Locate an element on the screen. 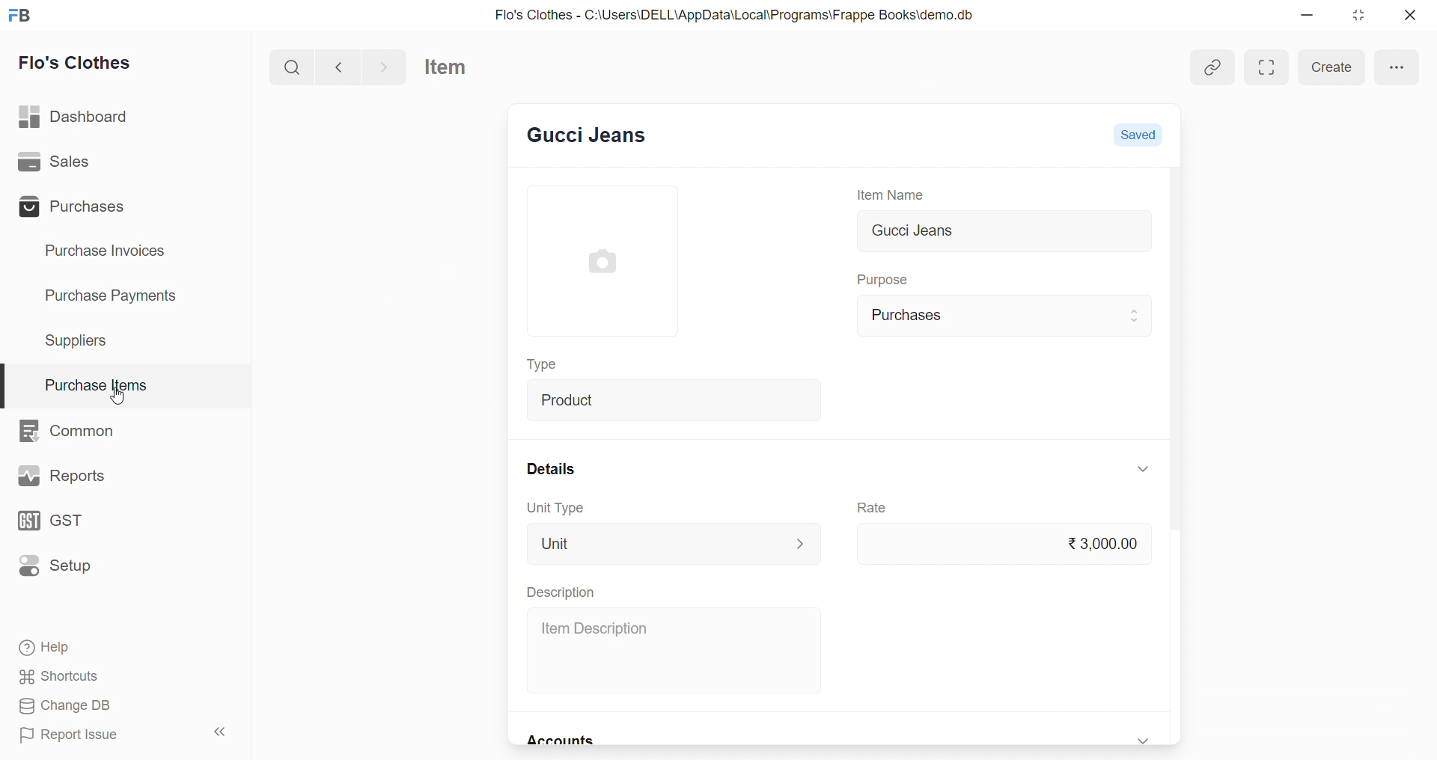 The width and height of the screenshot is (1437, 760). collapse sidebar is located at coordinates (226, 733).